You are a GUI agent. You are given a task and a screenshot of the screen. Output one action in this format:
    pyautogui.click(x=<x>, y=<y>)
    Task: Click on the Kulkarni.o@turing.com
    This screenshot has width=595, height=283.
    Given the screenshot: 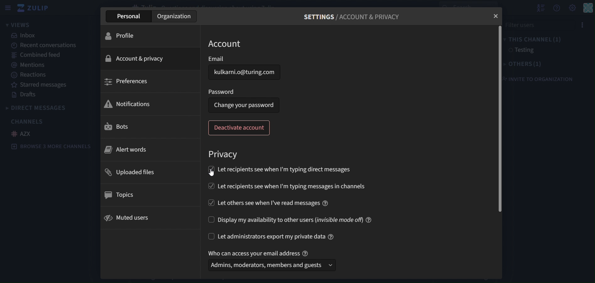 What is the action you would take?
    pyautogui.click(x=241, y=72)
    